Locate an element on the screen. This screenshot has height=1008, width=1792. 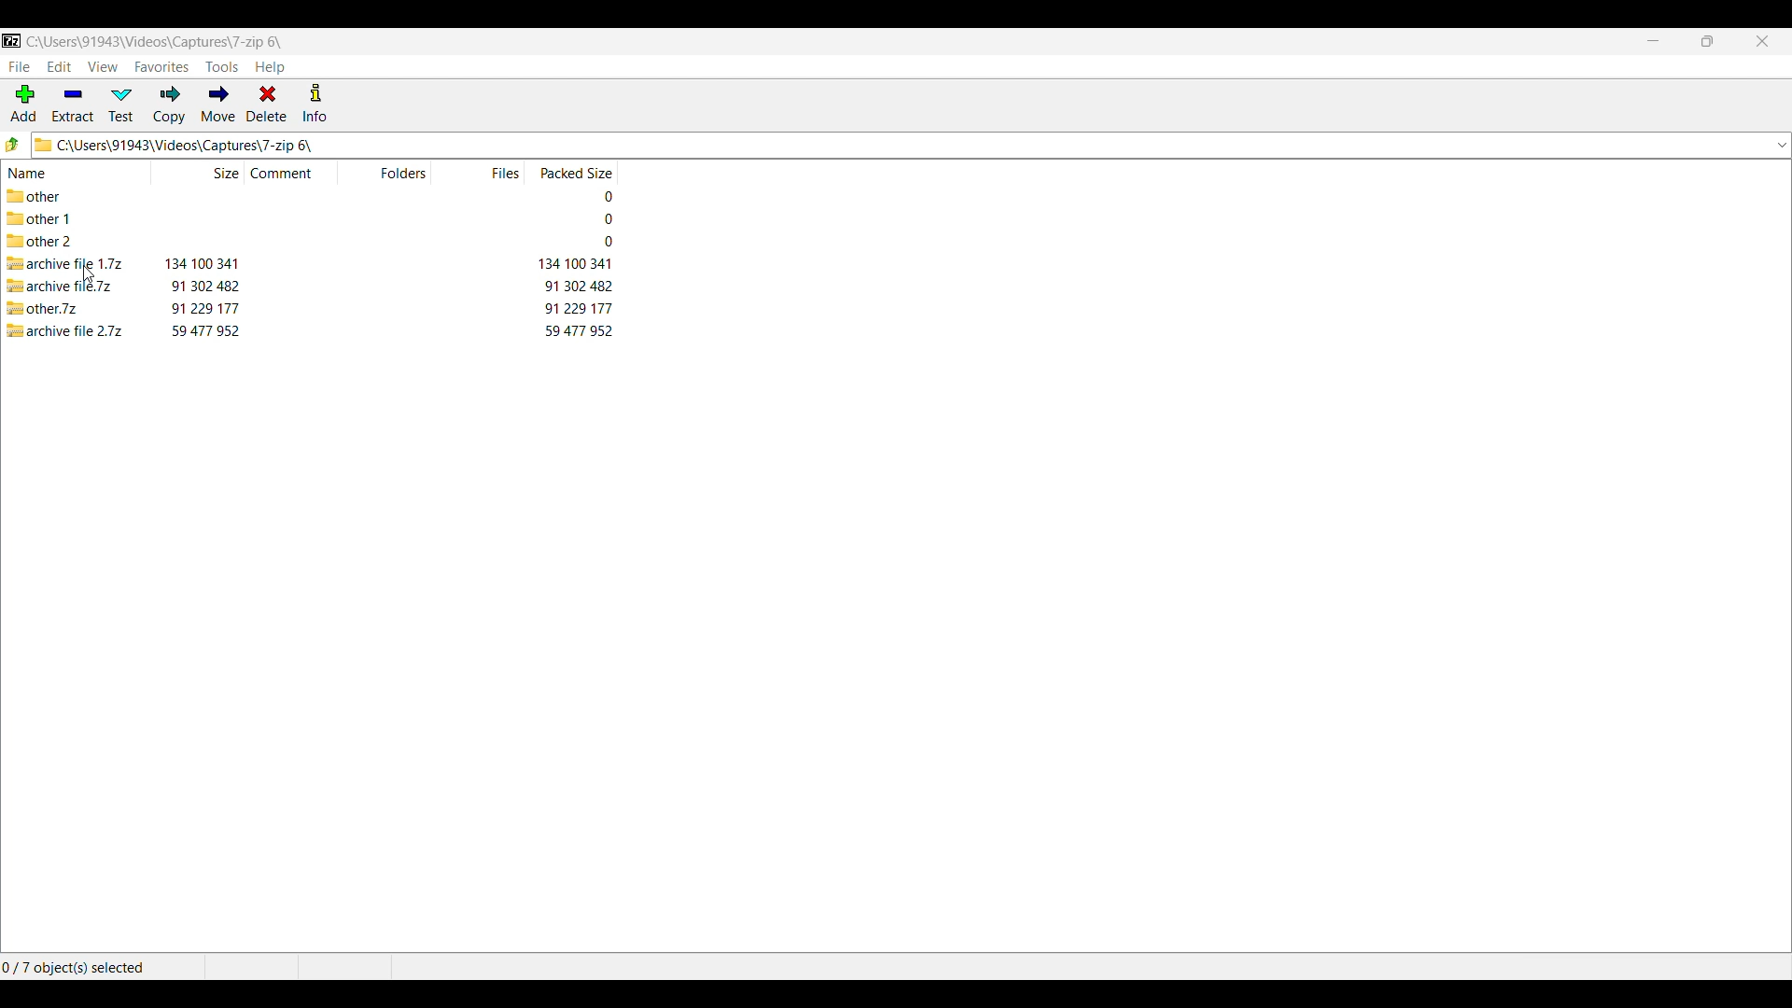
Folders is located at coordinates (405, 171).